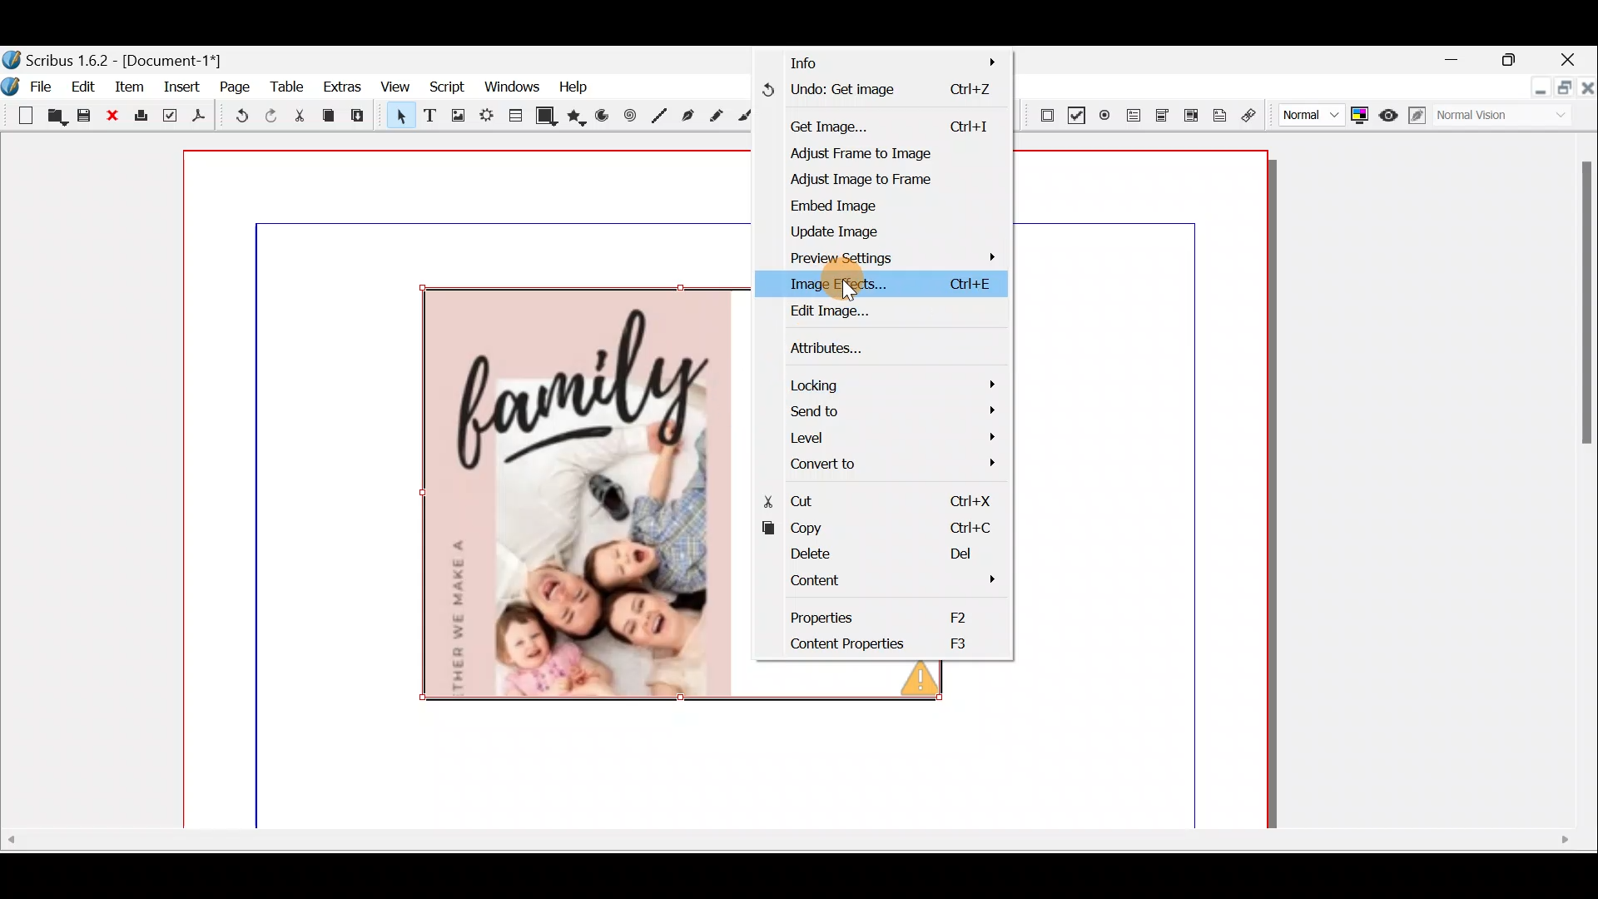 This screenshot has width=1598, height=899. What do you see at coordinates (329, 116) in the screenshot?
I see `Copy` at bounding box center [329, 116].